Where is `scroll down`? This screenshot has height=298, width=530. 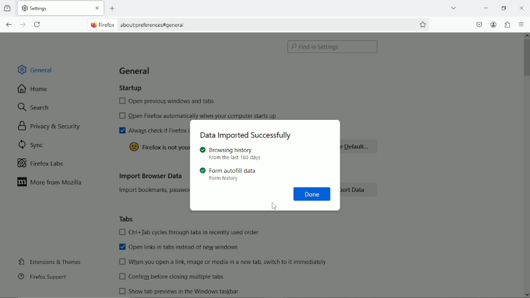 scroll down is located at coordinates (527, 295).